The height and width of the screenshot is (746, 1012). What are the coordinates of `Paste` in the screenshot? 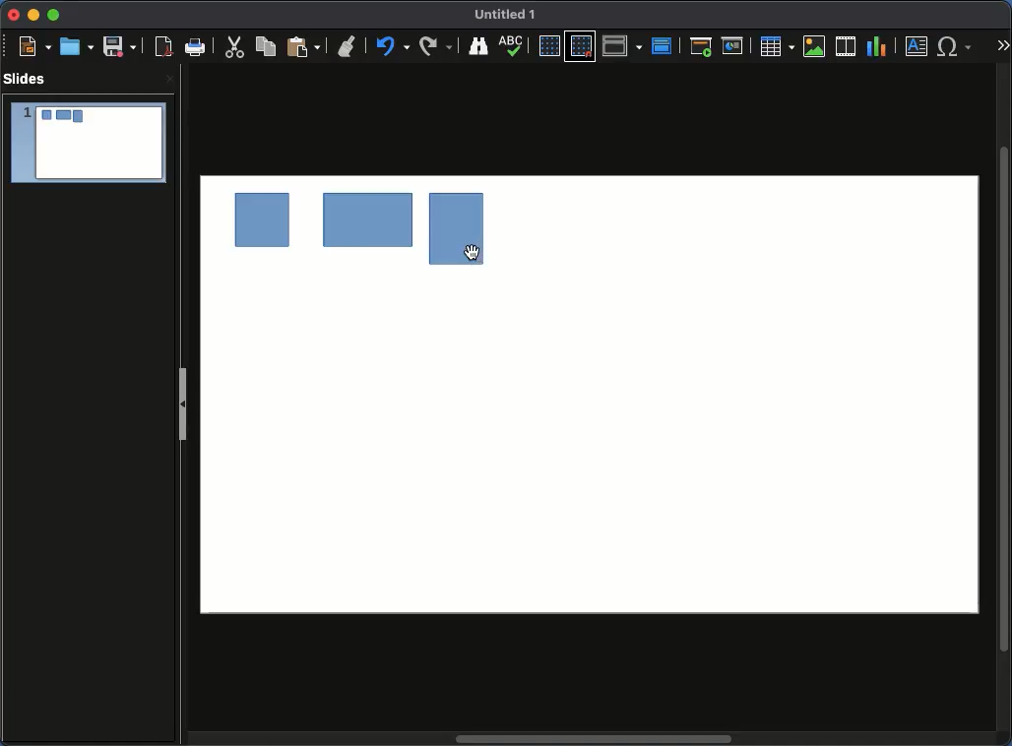 It's located at (301, 47).